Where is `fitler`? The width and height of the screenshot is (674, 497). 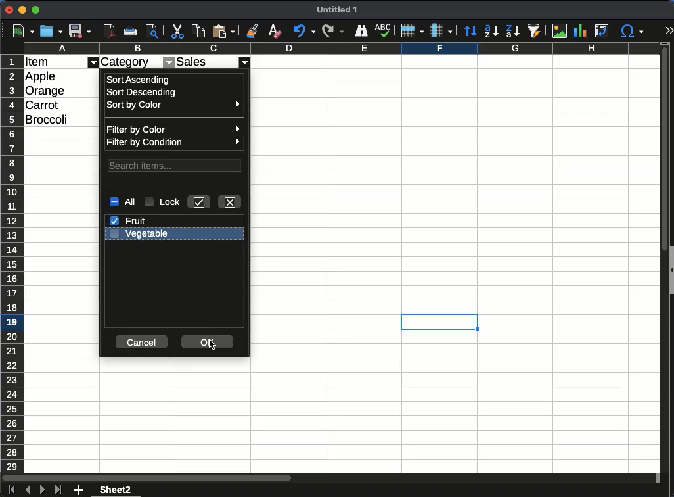
fitler is located at coordinates (246, 62).